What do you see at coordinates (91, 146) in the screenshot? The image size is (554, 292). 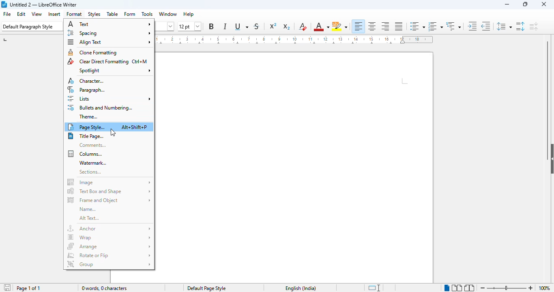 I see `comments` at bounding box center [91, 146].